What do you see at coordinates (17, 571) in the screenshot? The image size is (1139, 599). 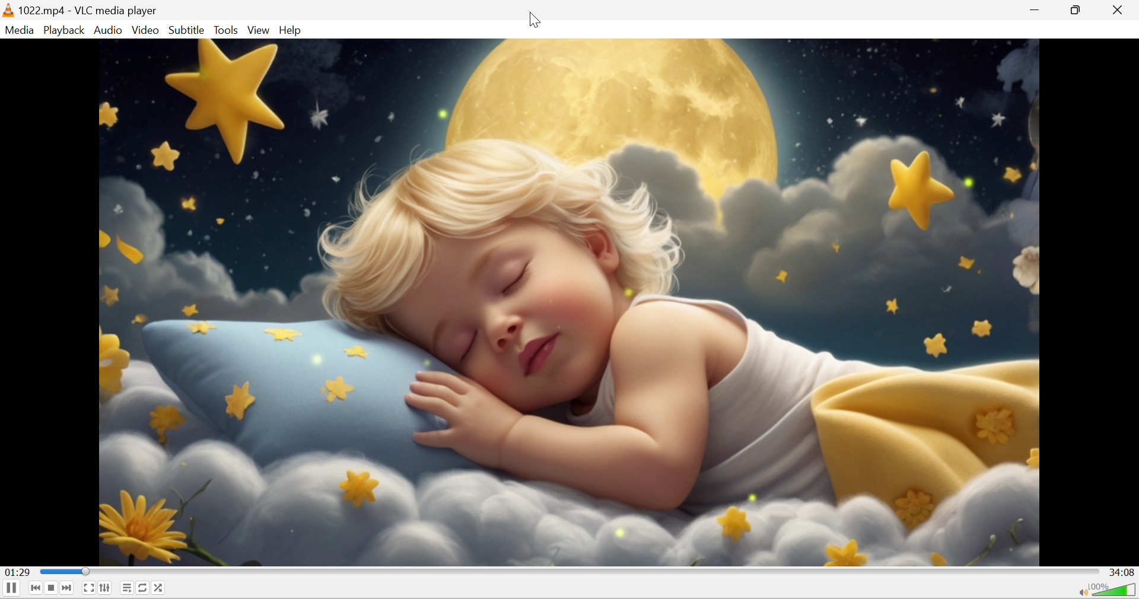 I see `01:29` at bounding box center [17, 571].